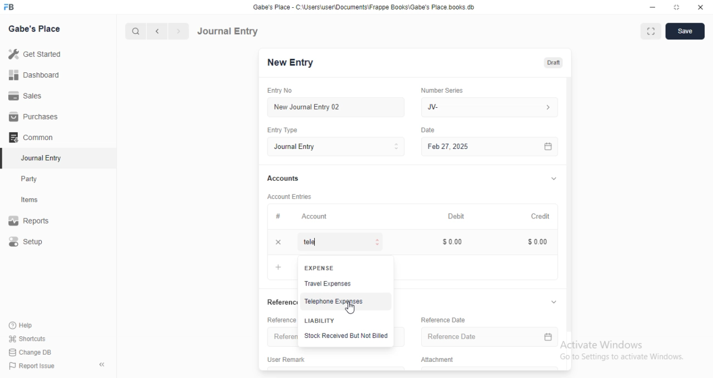 The width and height of the screenshot is (713, 378). What do you see at coordinates (178, 31) in the screenshot?
I see `Next` at bounding box center [178, 31].